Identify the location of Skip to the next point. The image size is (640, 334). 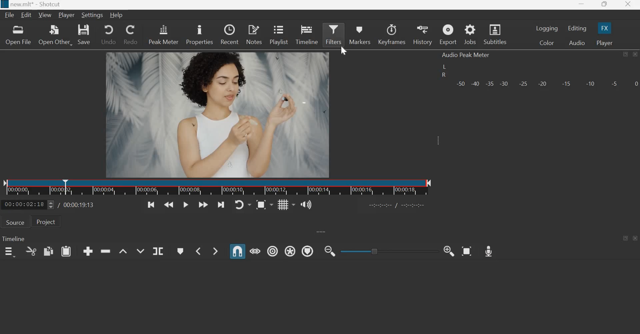
(221, 205).